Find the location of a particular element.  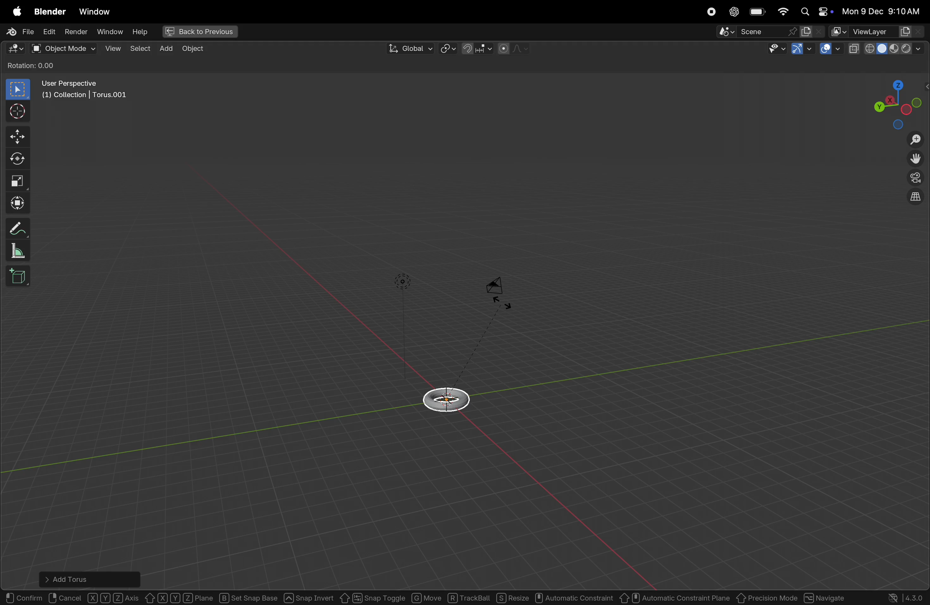

view point is located at coordinates (896, 102).